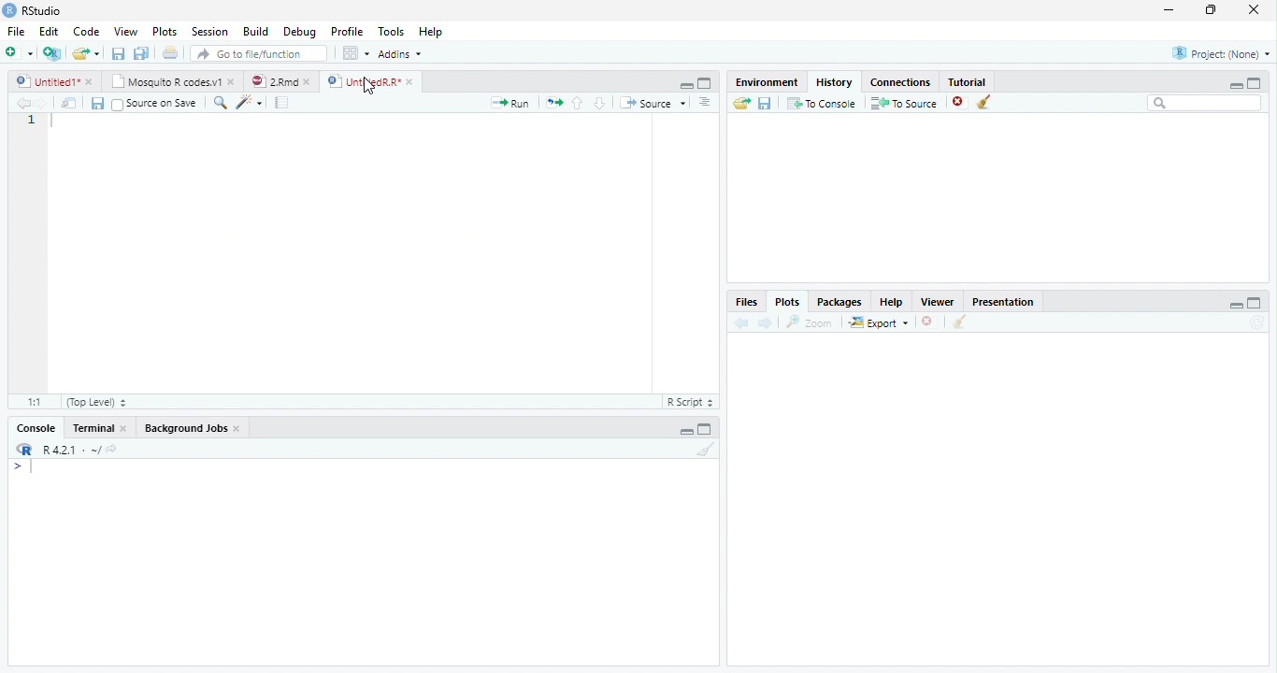  Describe the element at coordinates (362, 81) in the screenshot. I see `UntitledR.R*` at that location.